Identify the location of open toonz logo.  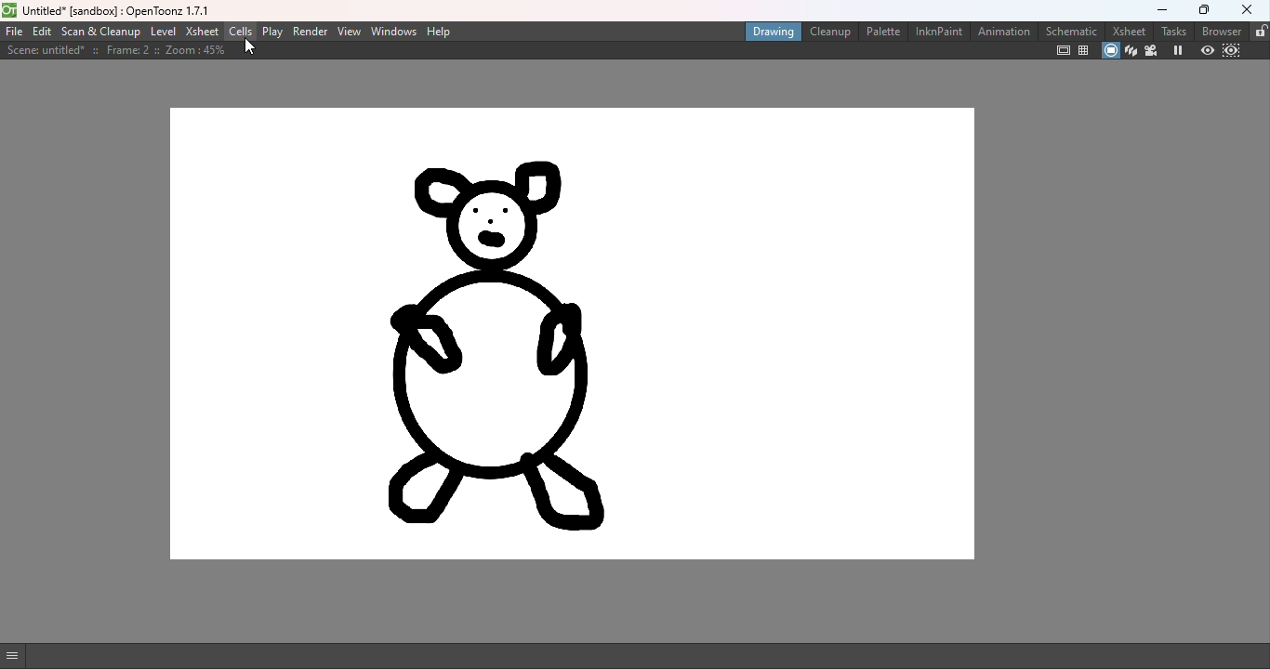
(8, 9).